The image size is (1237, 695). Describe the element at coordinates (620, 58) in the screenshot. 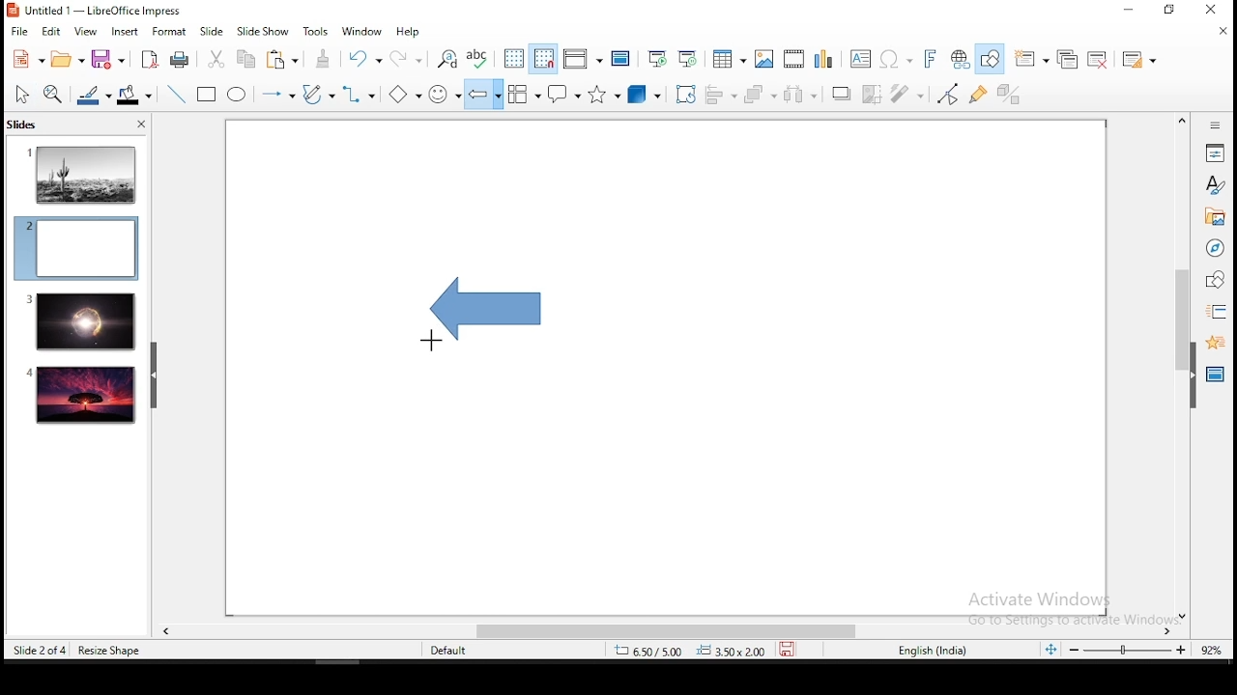

I see `master slide` at that location.